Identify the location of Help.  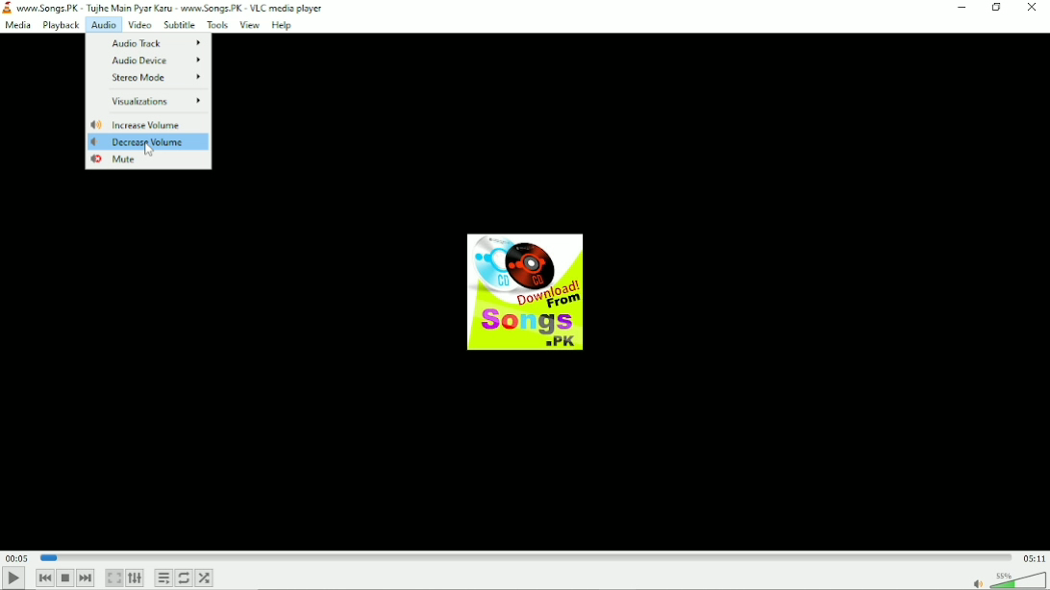
(283, 25).